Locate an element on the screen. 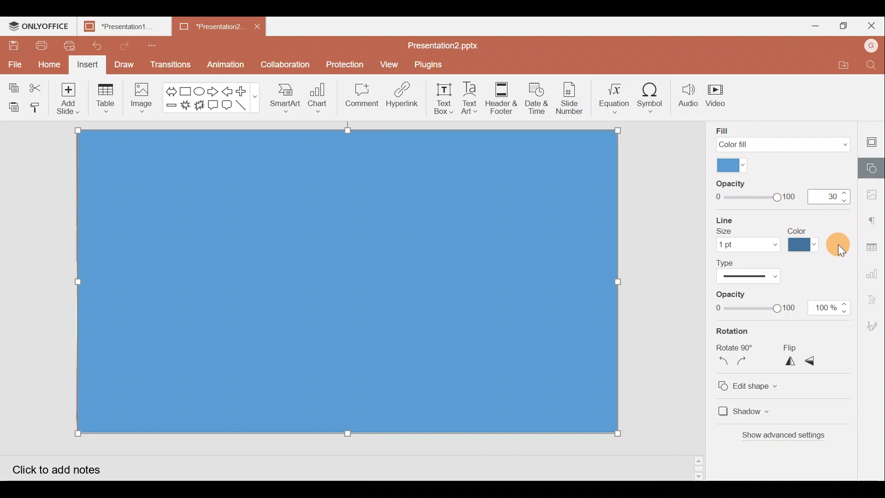 The image size is (885, 498). Explosion 1 is located at coordinates (185, 107).